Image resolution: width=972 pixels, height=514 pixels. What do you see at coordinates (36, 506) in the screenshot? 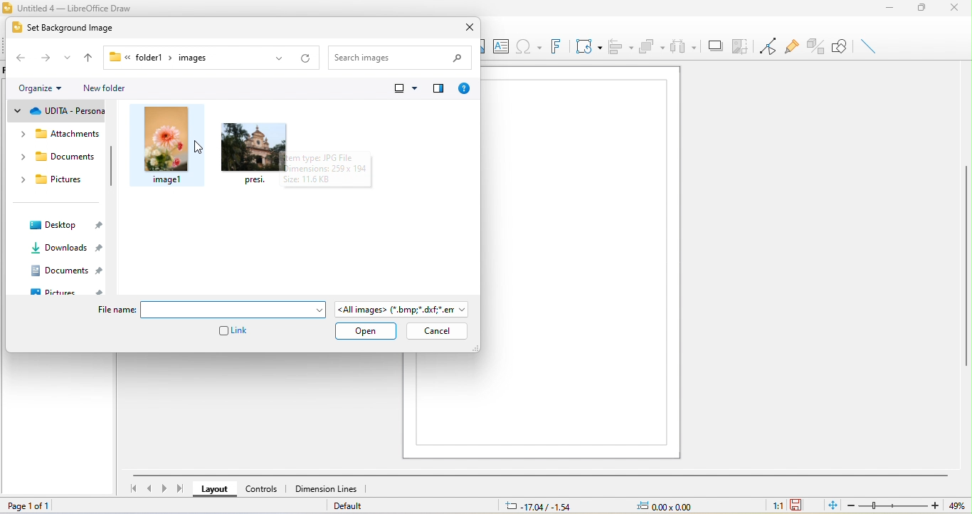
I see `page 1 of 1` at bounding box center [36, 506].